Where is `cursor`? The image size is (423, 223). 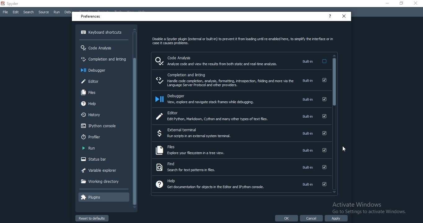
cursor is located at coordinates (345, 149).